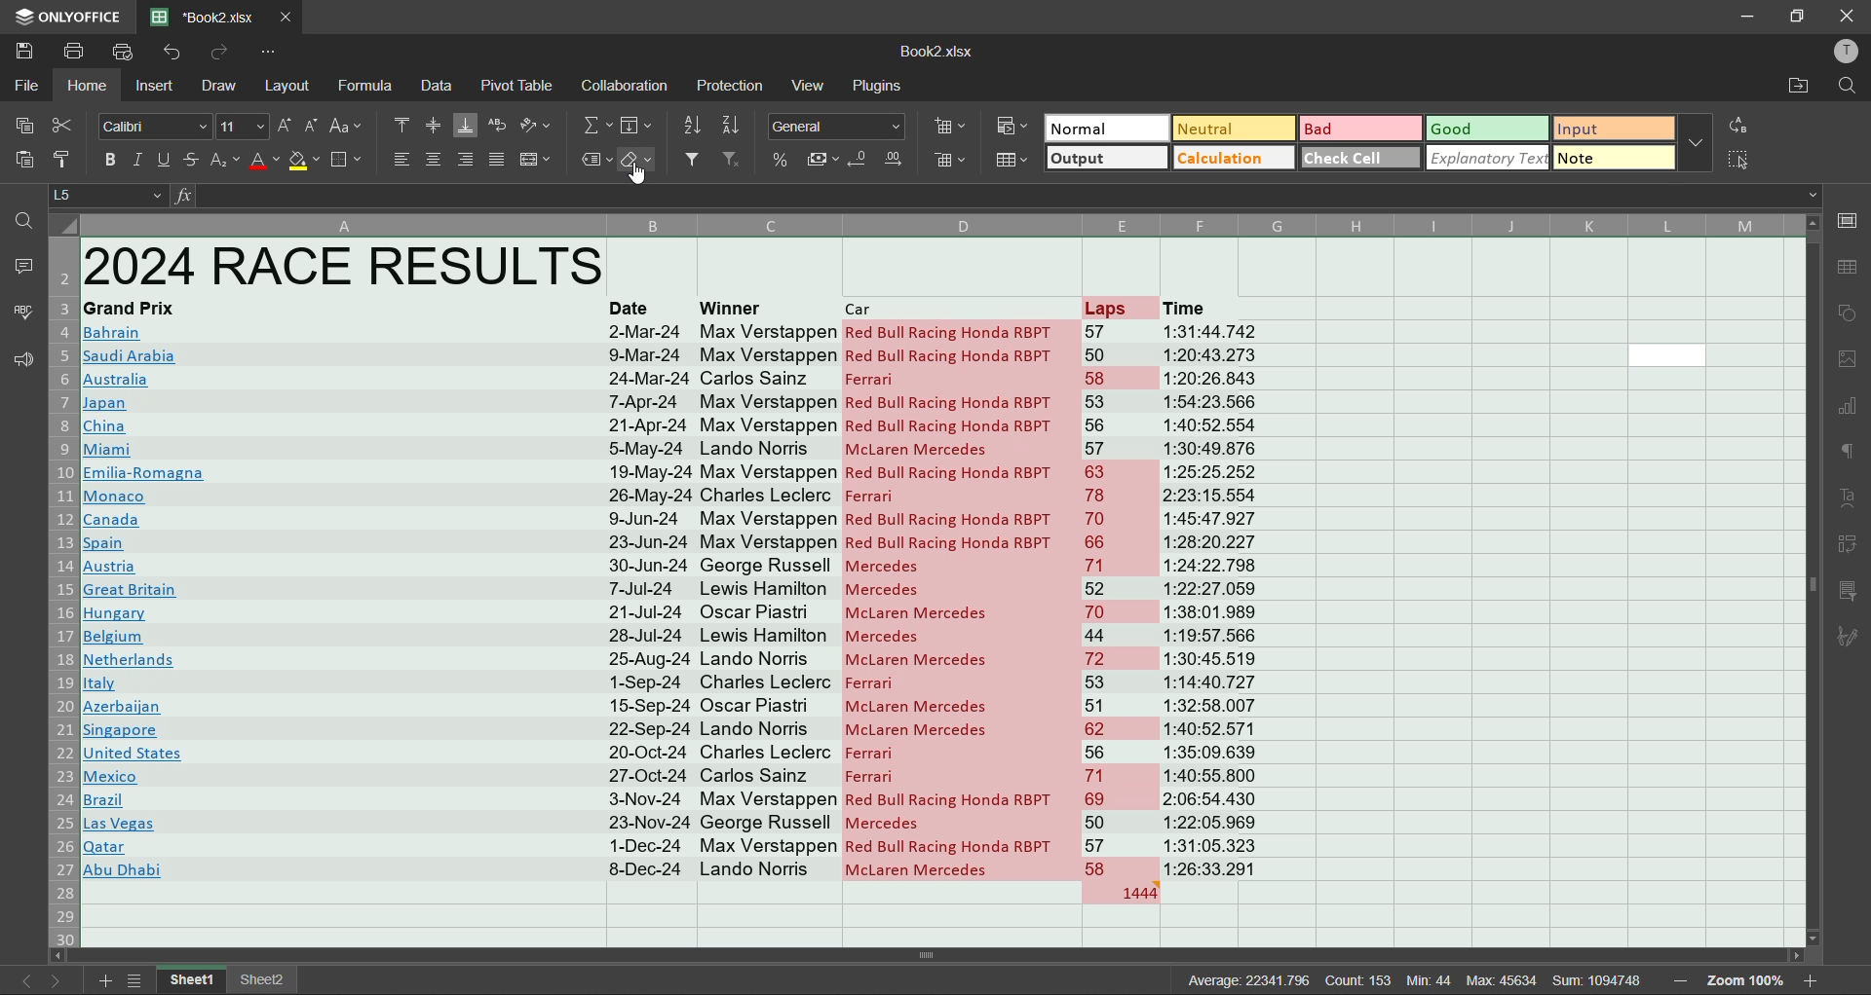 Image resolution: width=1871 pixels, height=995 pixels. Describe the element at coordinates (154, 87) in the screenshot. I see `insert` at that location.